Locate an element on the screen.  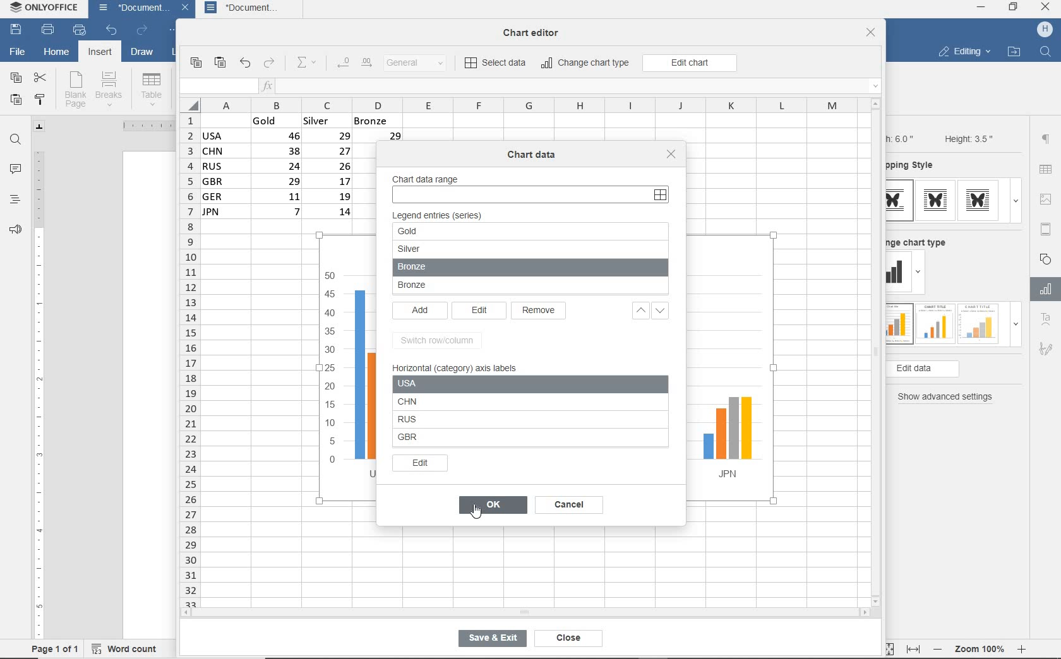
headings is located at coordinates (14, 201).